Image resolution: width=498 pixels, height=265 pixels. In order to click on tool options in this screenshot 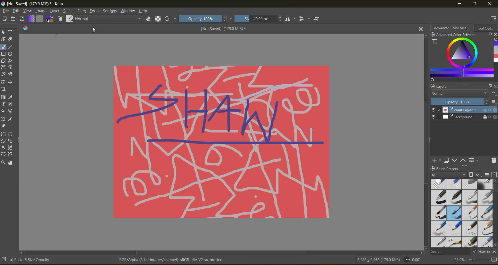, I will do `click(485, 28)`.